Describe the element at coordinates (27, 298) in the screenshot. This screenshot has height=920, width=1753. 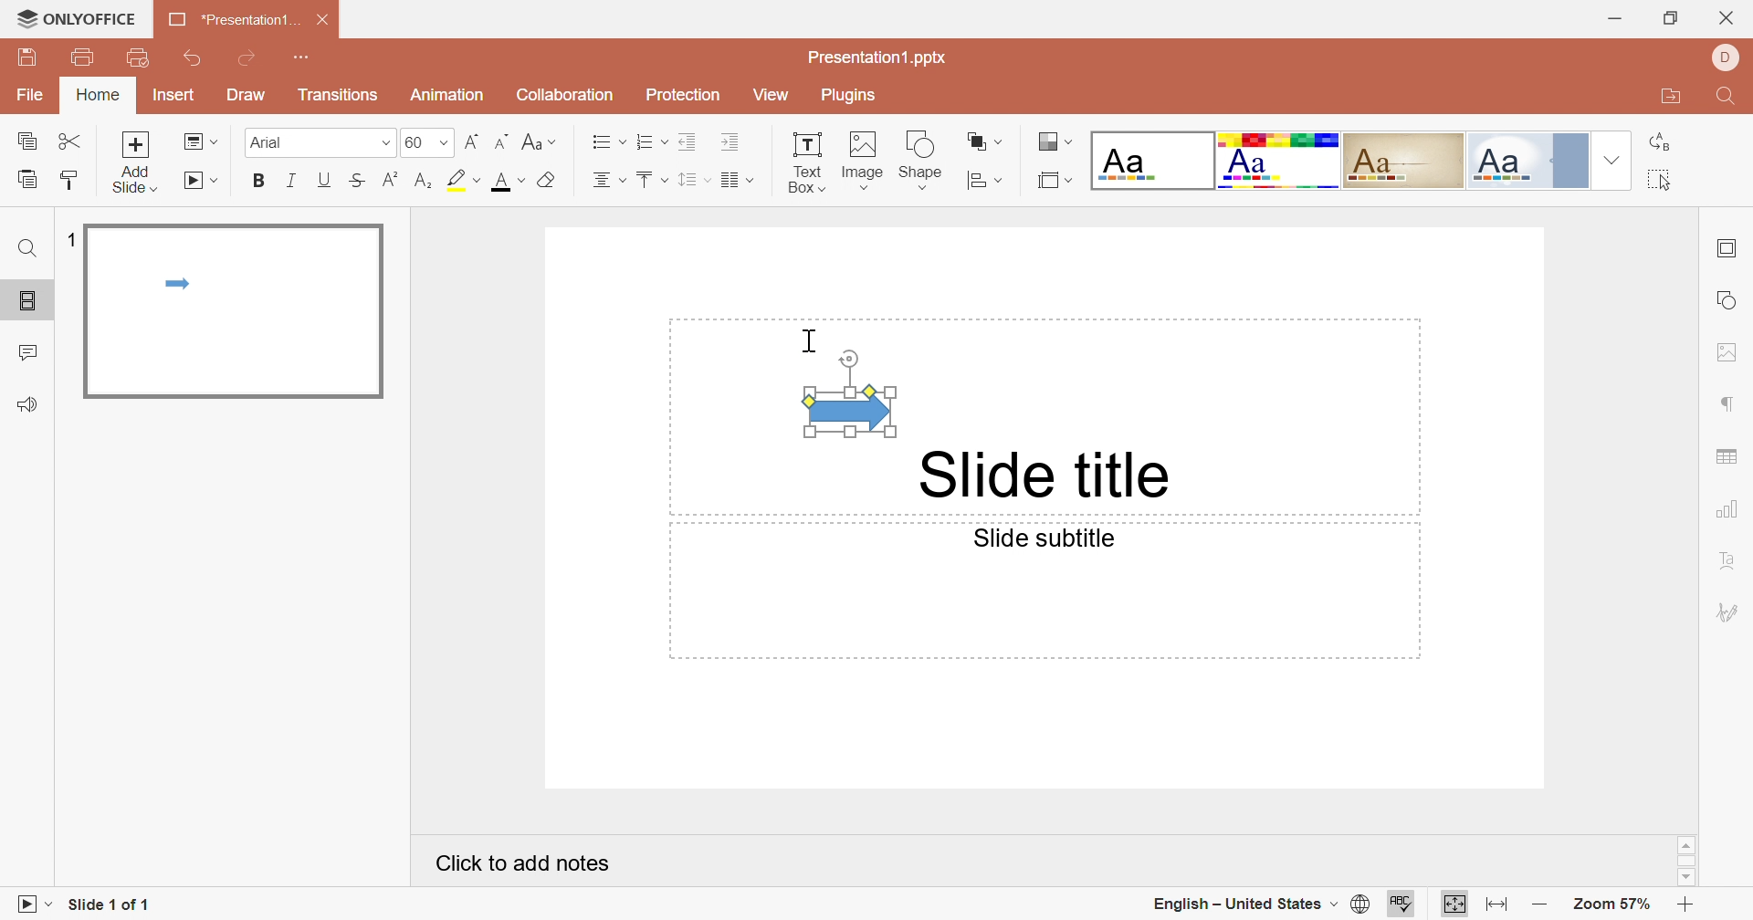
I see `Slides` at that location.